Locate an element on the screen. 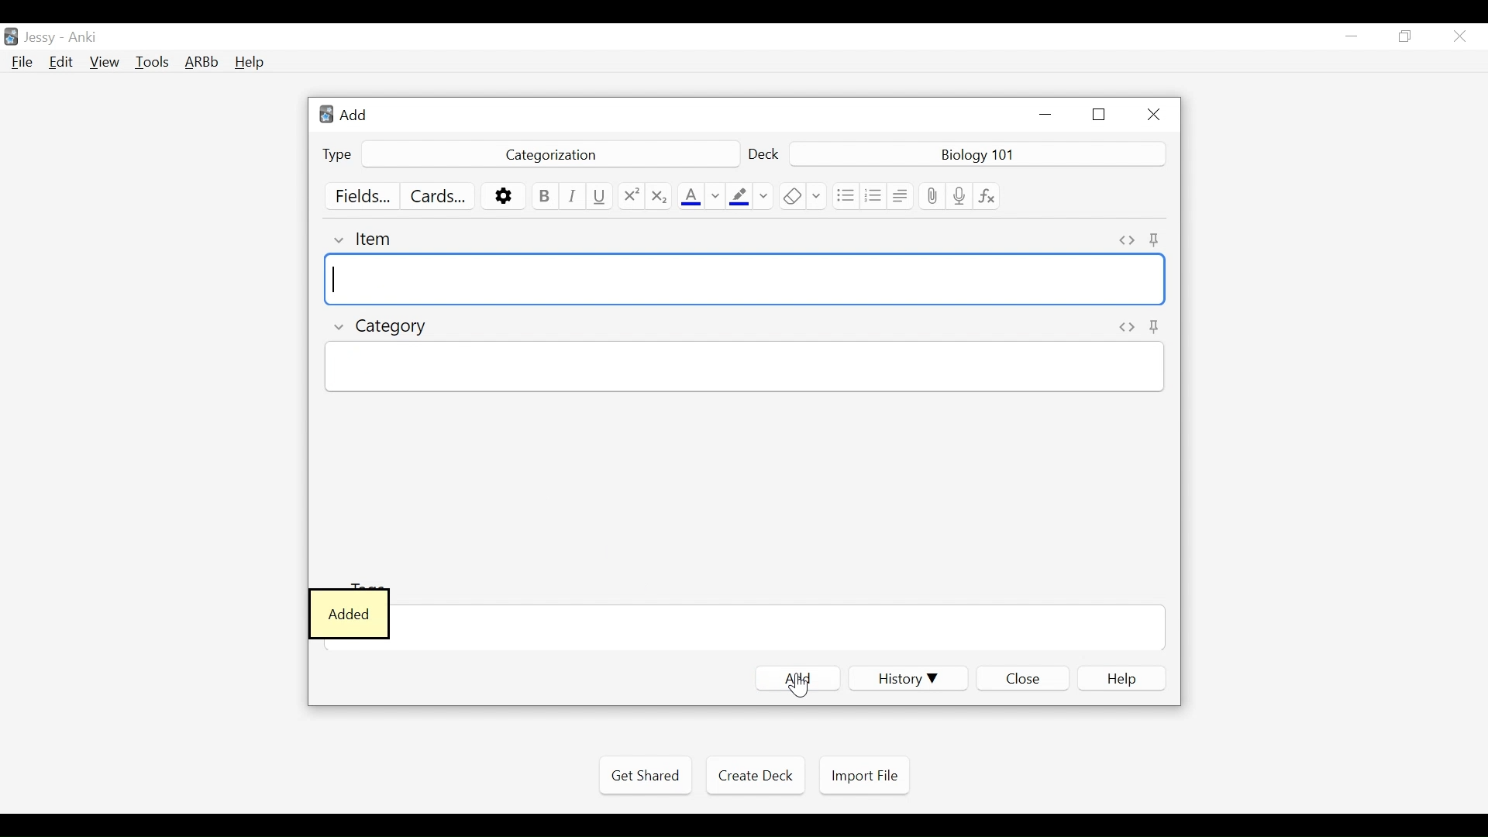 This screenshot has width=1488, height=837. Item Field is located at coordinates (747, 280).